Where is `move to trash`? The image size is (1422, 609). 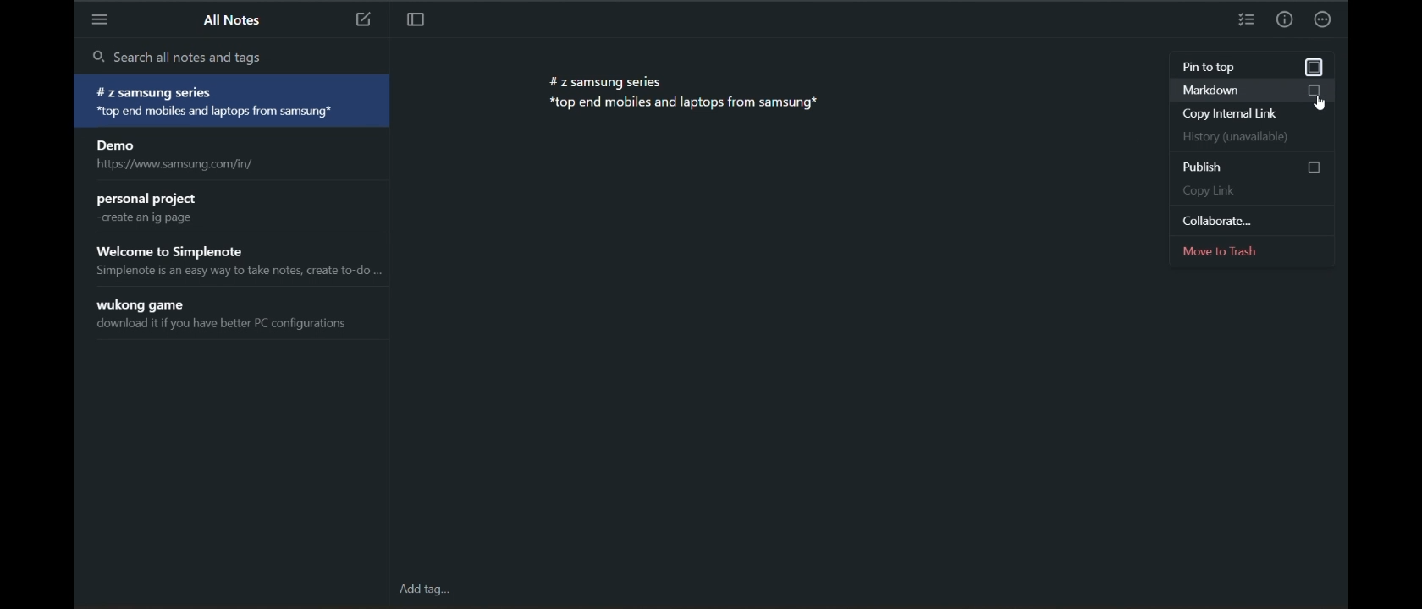
move to trash is located at coordinates (1251, 250).